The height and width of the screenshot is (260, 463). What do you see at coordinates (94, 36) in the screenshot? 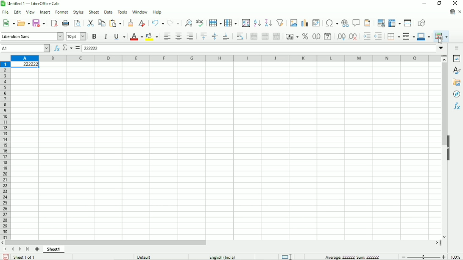
I see `Bold` at bounding box center [94, 36].